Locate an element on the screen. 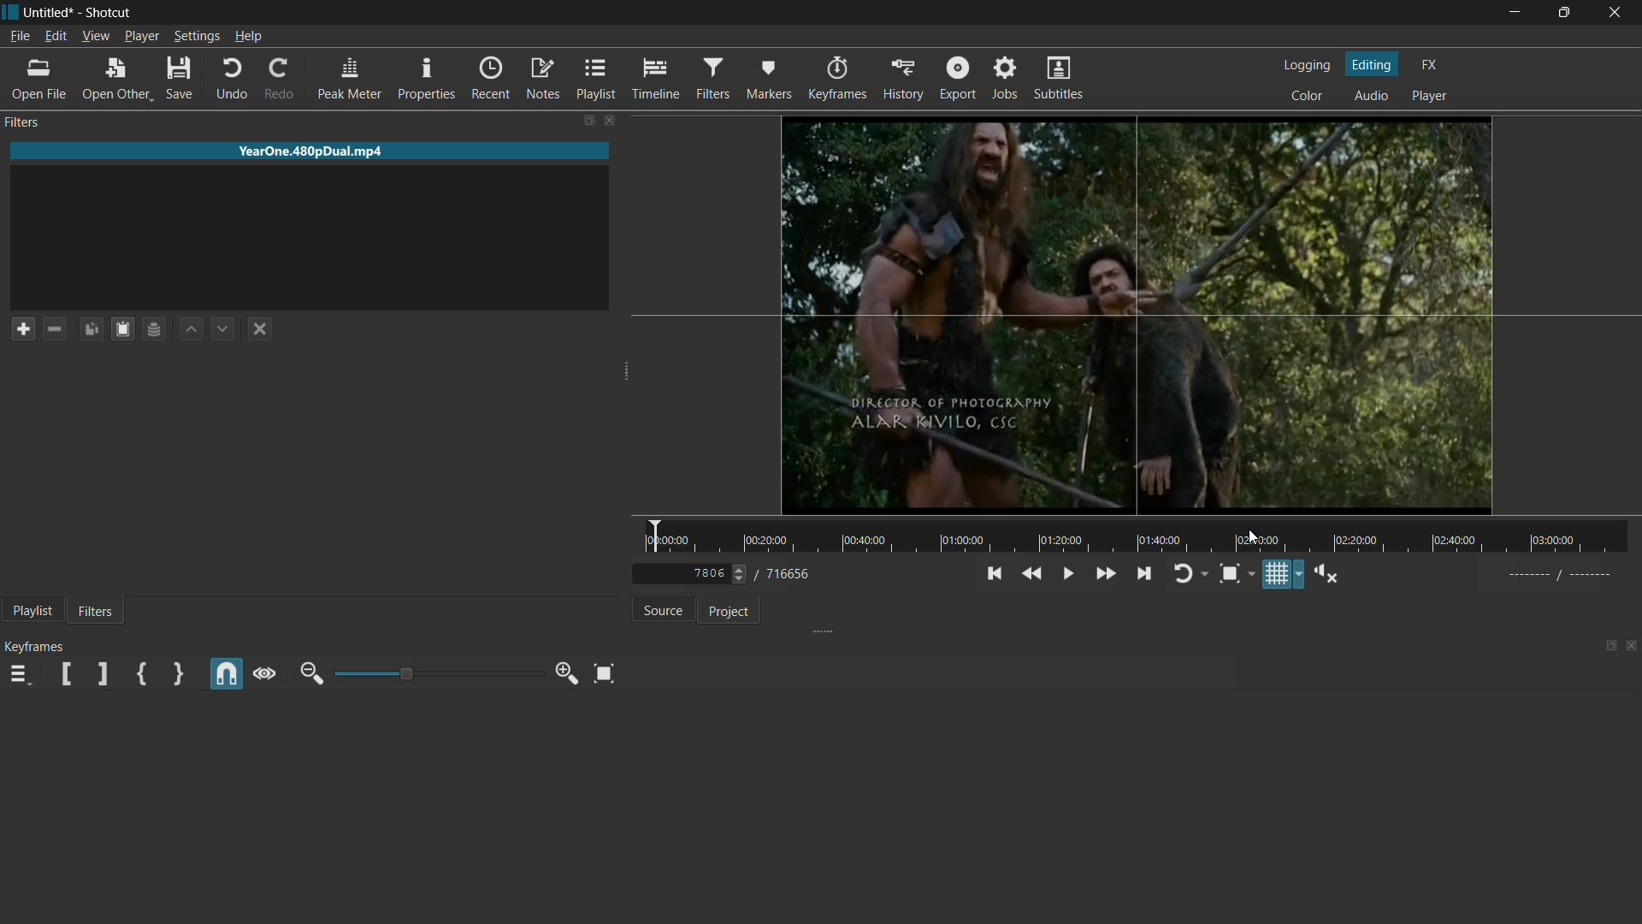  save is located at coordinates (180, 77).